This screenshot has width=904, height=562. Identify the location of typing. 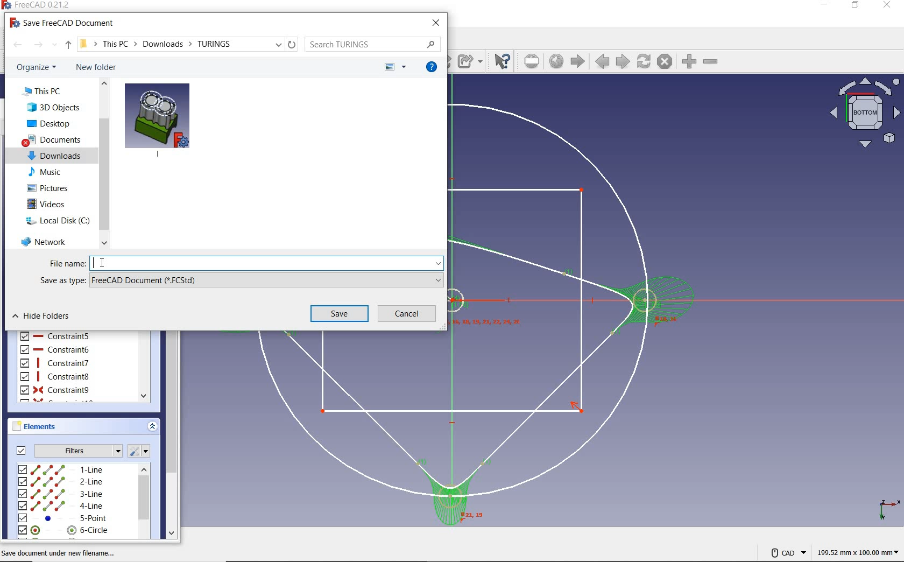
(267, 263).